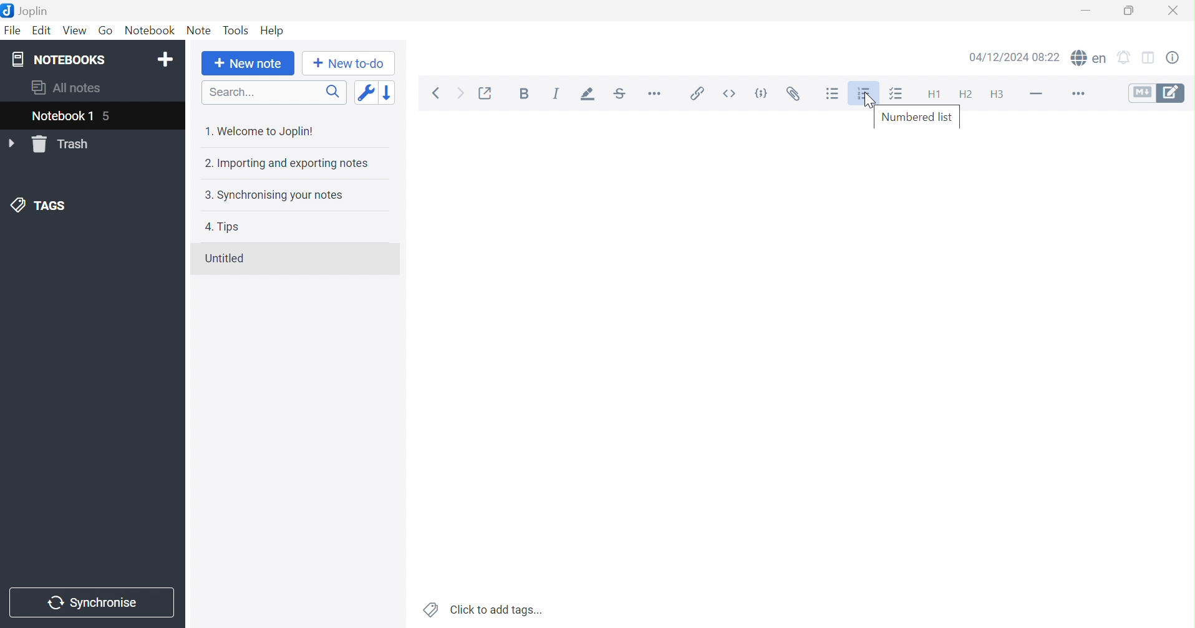 This screenshot has height=628, width=1195. What do you see at coordinates (1087, 11) in the screenshot?
I see `Minimize` at bounding box center [1087, 11].